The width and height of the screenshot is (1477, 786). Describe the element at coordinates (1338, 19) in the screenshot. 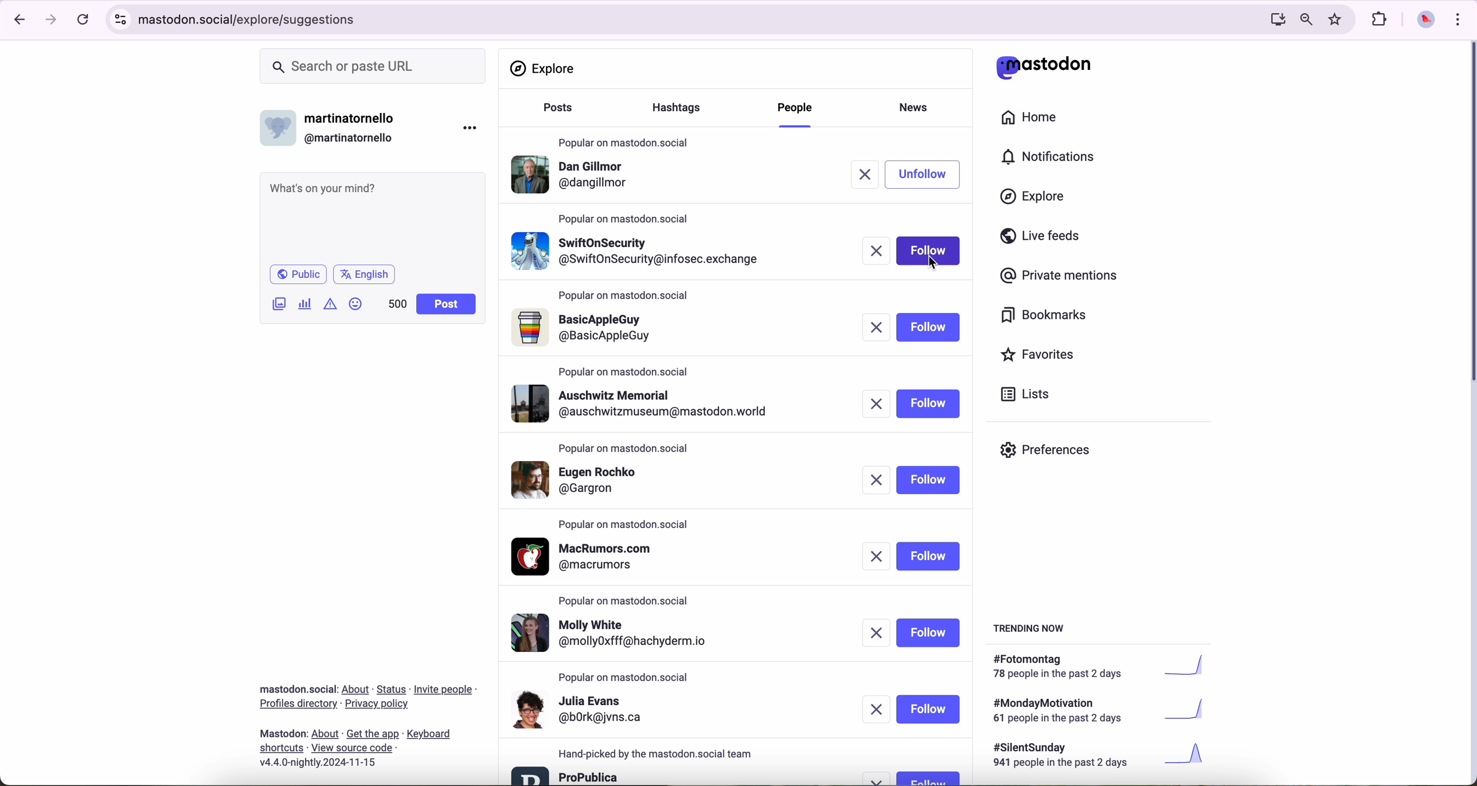

I see `favorites` at that location.